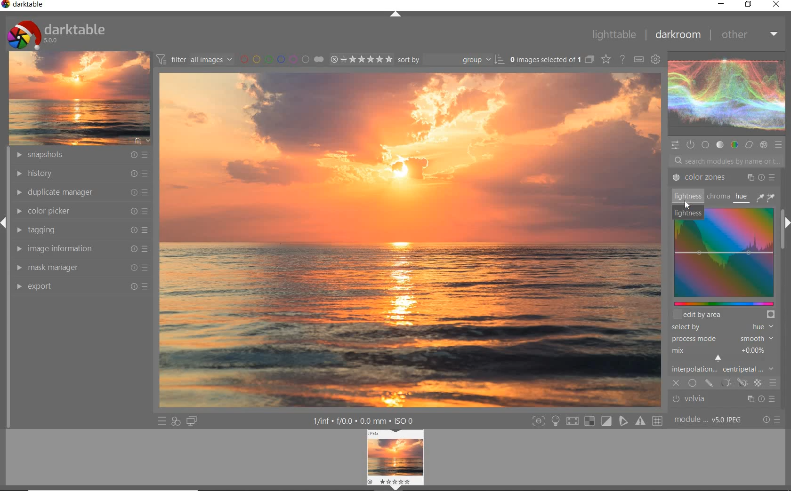 The height and width of the screenshot is (491, 791). I want to click on COLOR PICKER TOOLS, so click(766, 197).